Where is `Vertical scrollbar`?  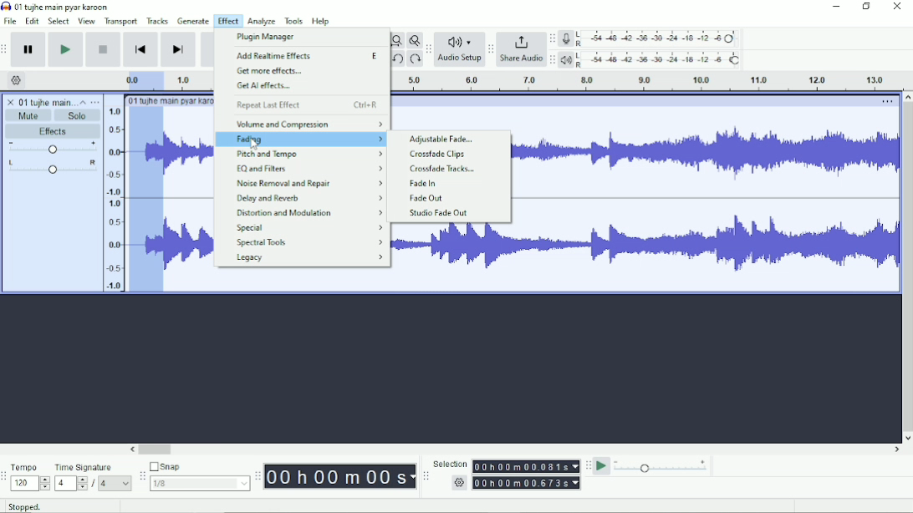 Vertical scrollbar is located at coordinates (906, 267).